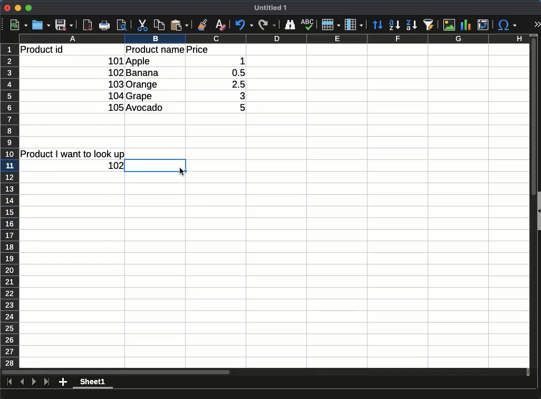 This screenshot has height=399, width=541. Describe the element at coordinates (115, 84) in the screenshot. I see `103` at that location.